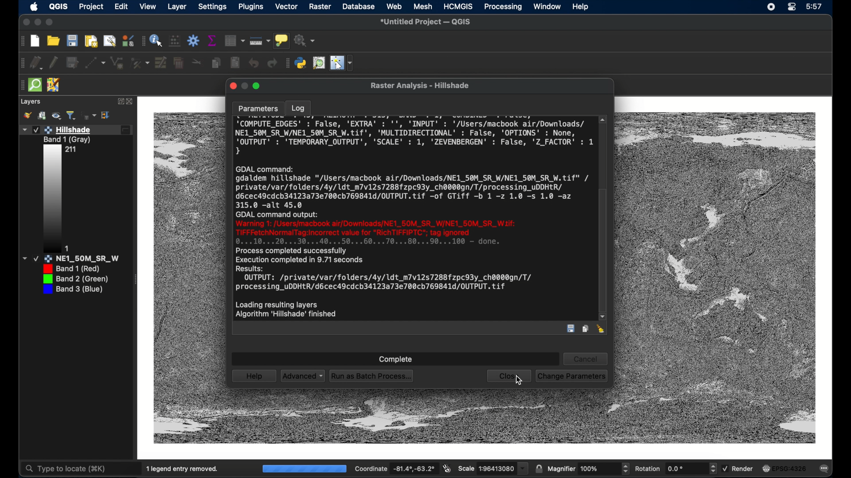 This screenshot has height=478, width=851. I want to click on layer 3, so click(79, 291).